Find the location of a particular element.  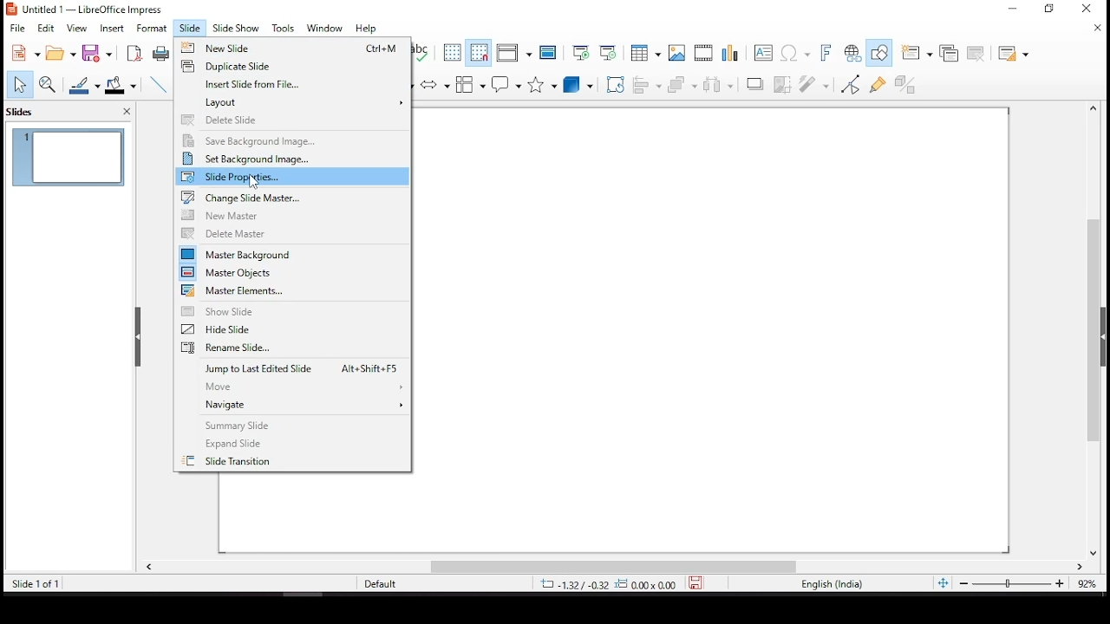

line is located at coordinates (159, 83).